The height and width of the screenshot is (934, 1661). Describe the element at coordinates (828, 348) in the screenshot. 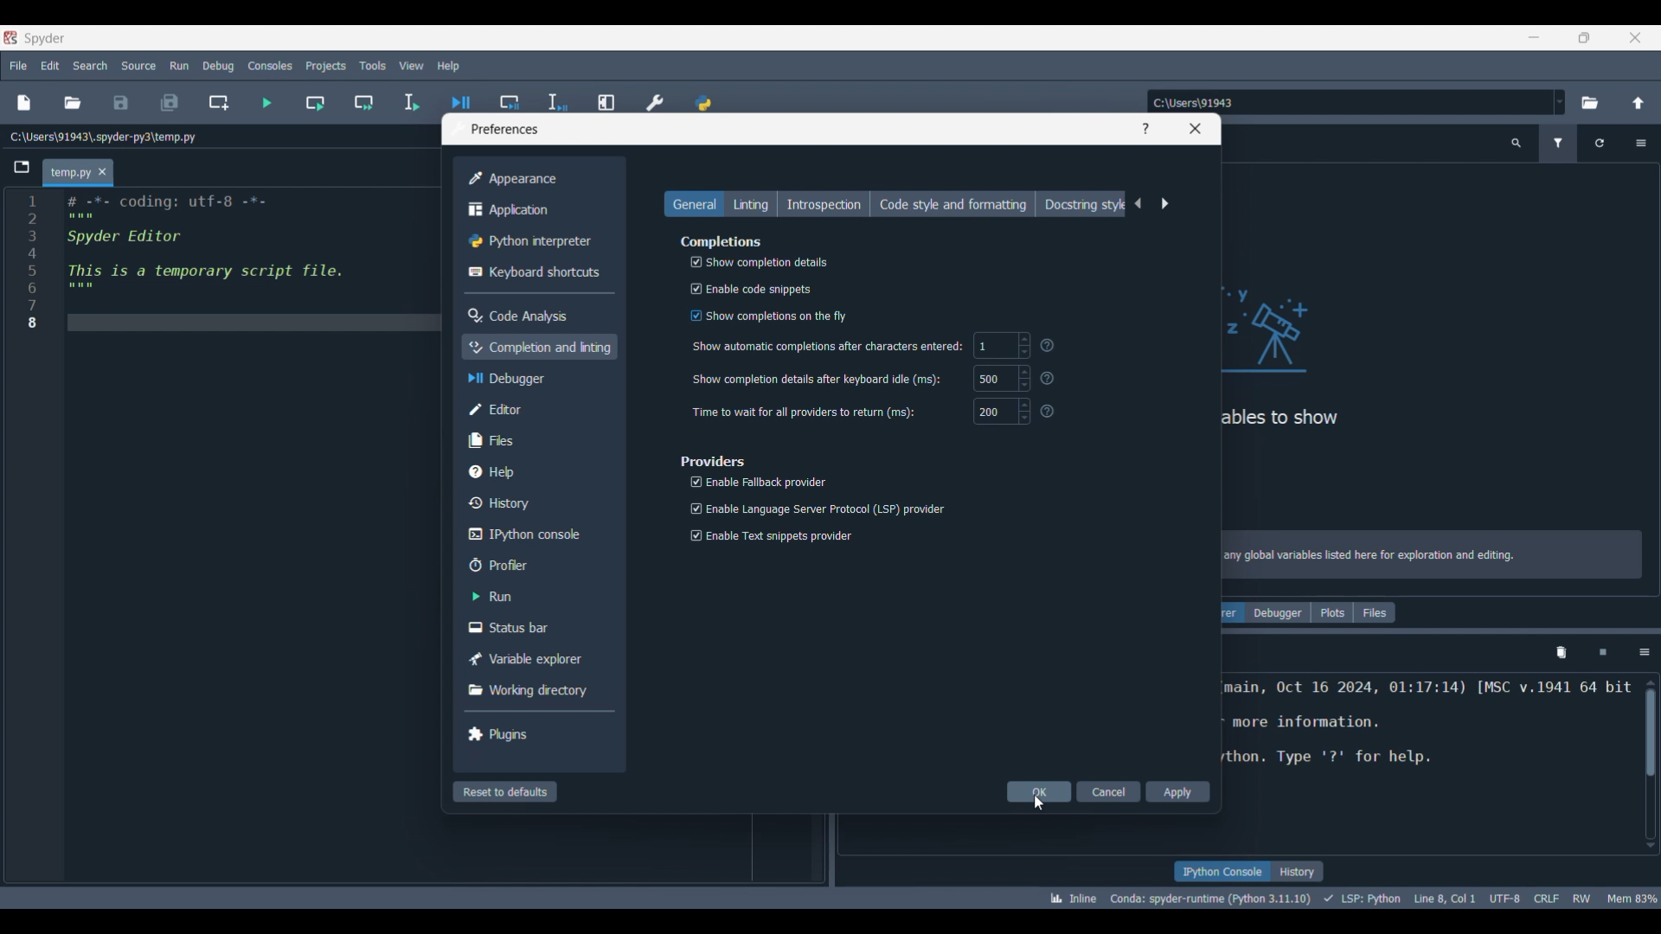

I see `‘Show automatic completions after characters entered` at that location.